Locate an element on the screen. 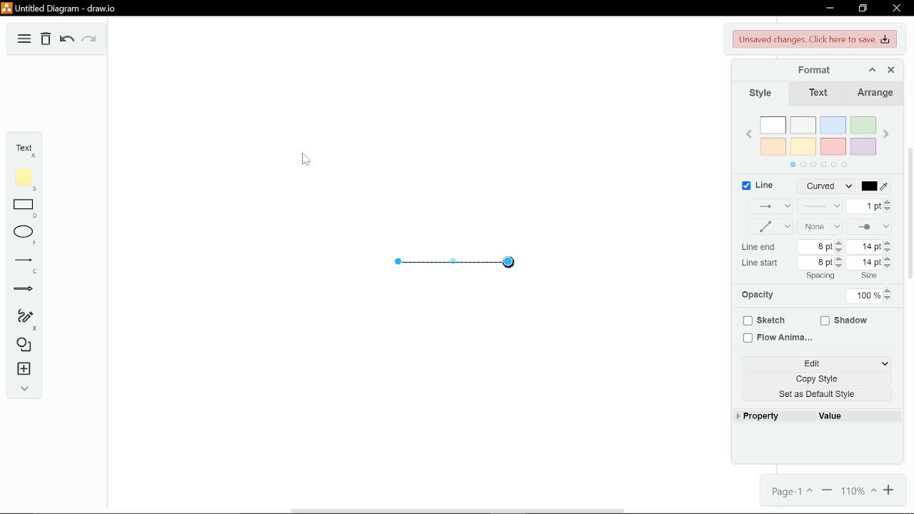  Decrease line end spacing is located at coordinates (841, 251).